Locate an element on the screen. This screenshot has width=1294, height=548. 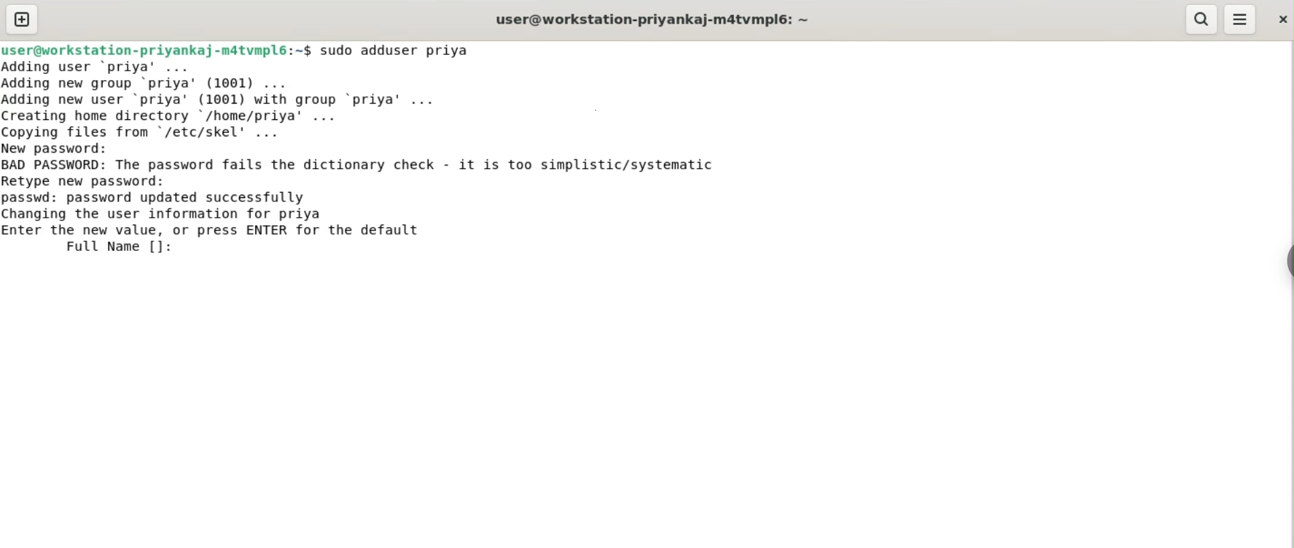
user@workstation-priyankaj-m4tvmpl6: ~ is located at coordinates (652, 21).